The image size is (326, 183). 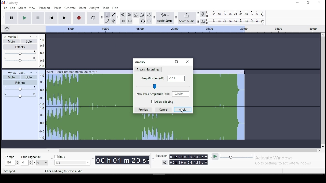 I want to click on fit selection to width, so click(x=136, y=14).